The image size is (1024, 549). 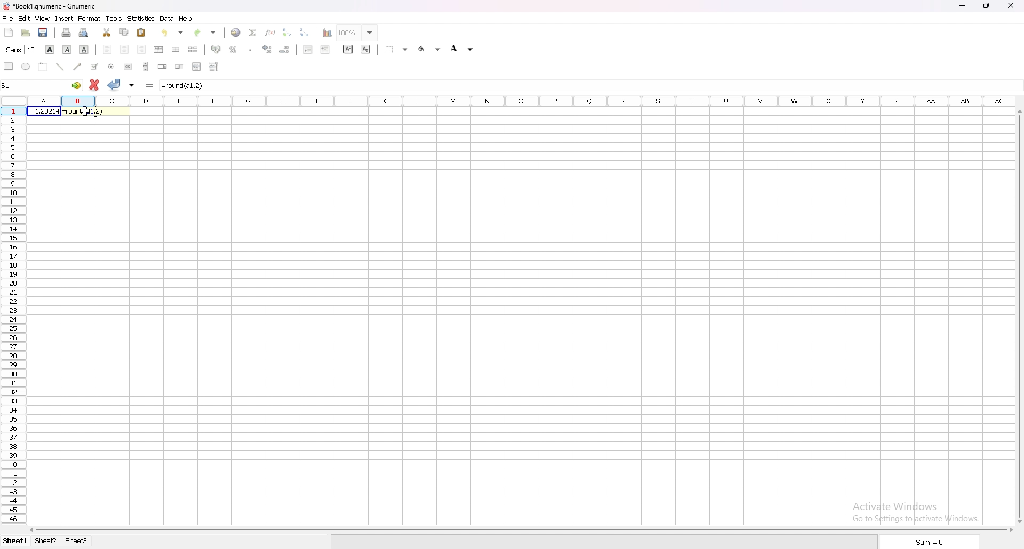 I want to click on file name, so click(x=47, y=6).